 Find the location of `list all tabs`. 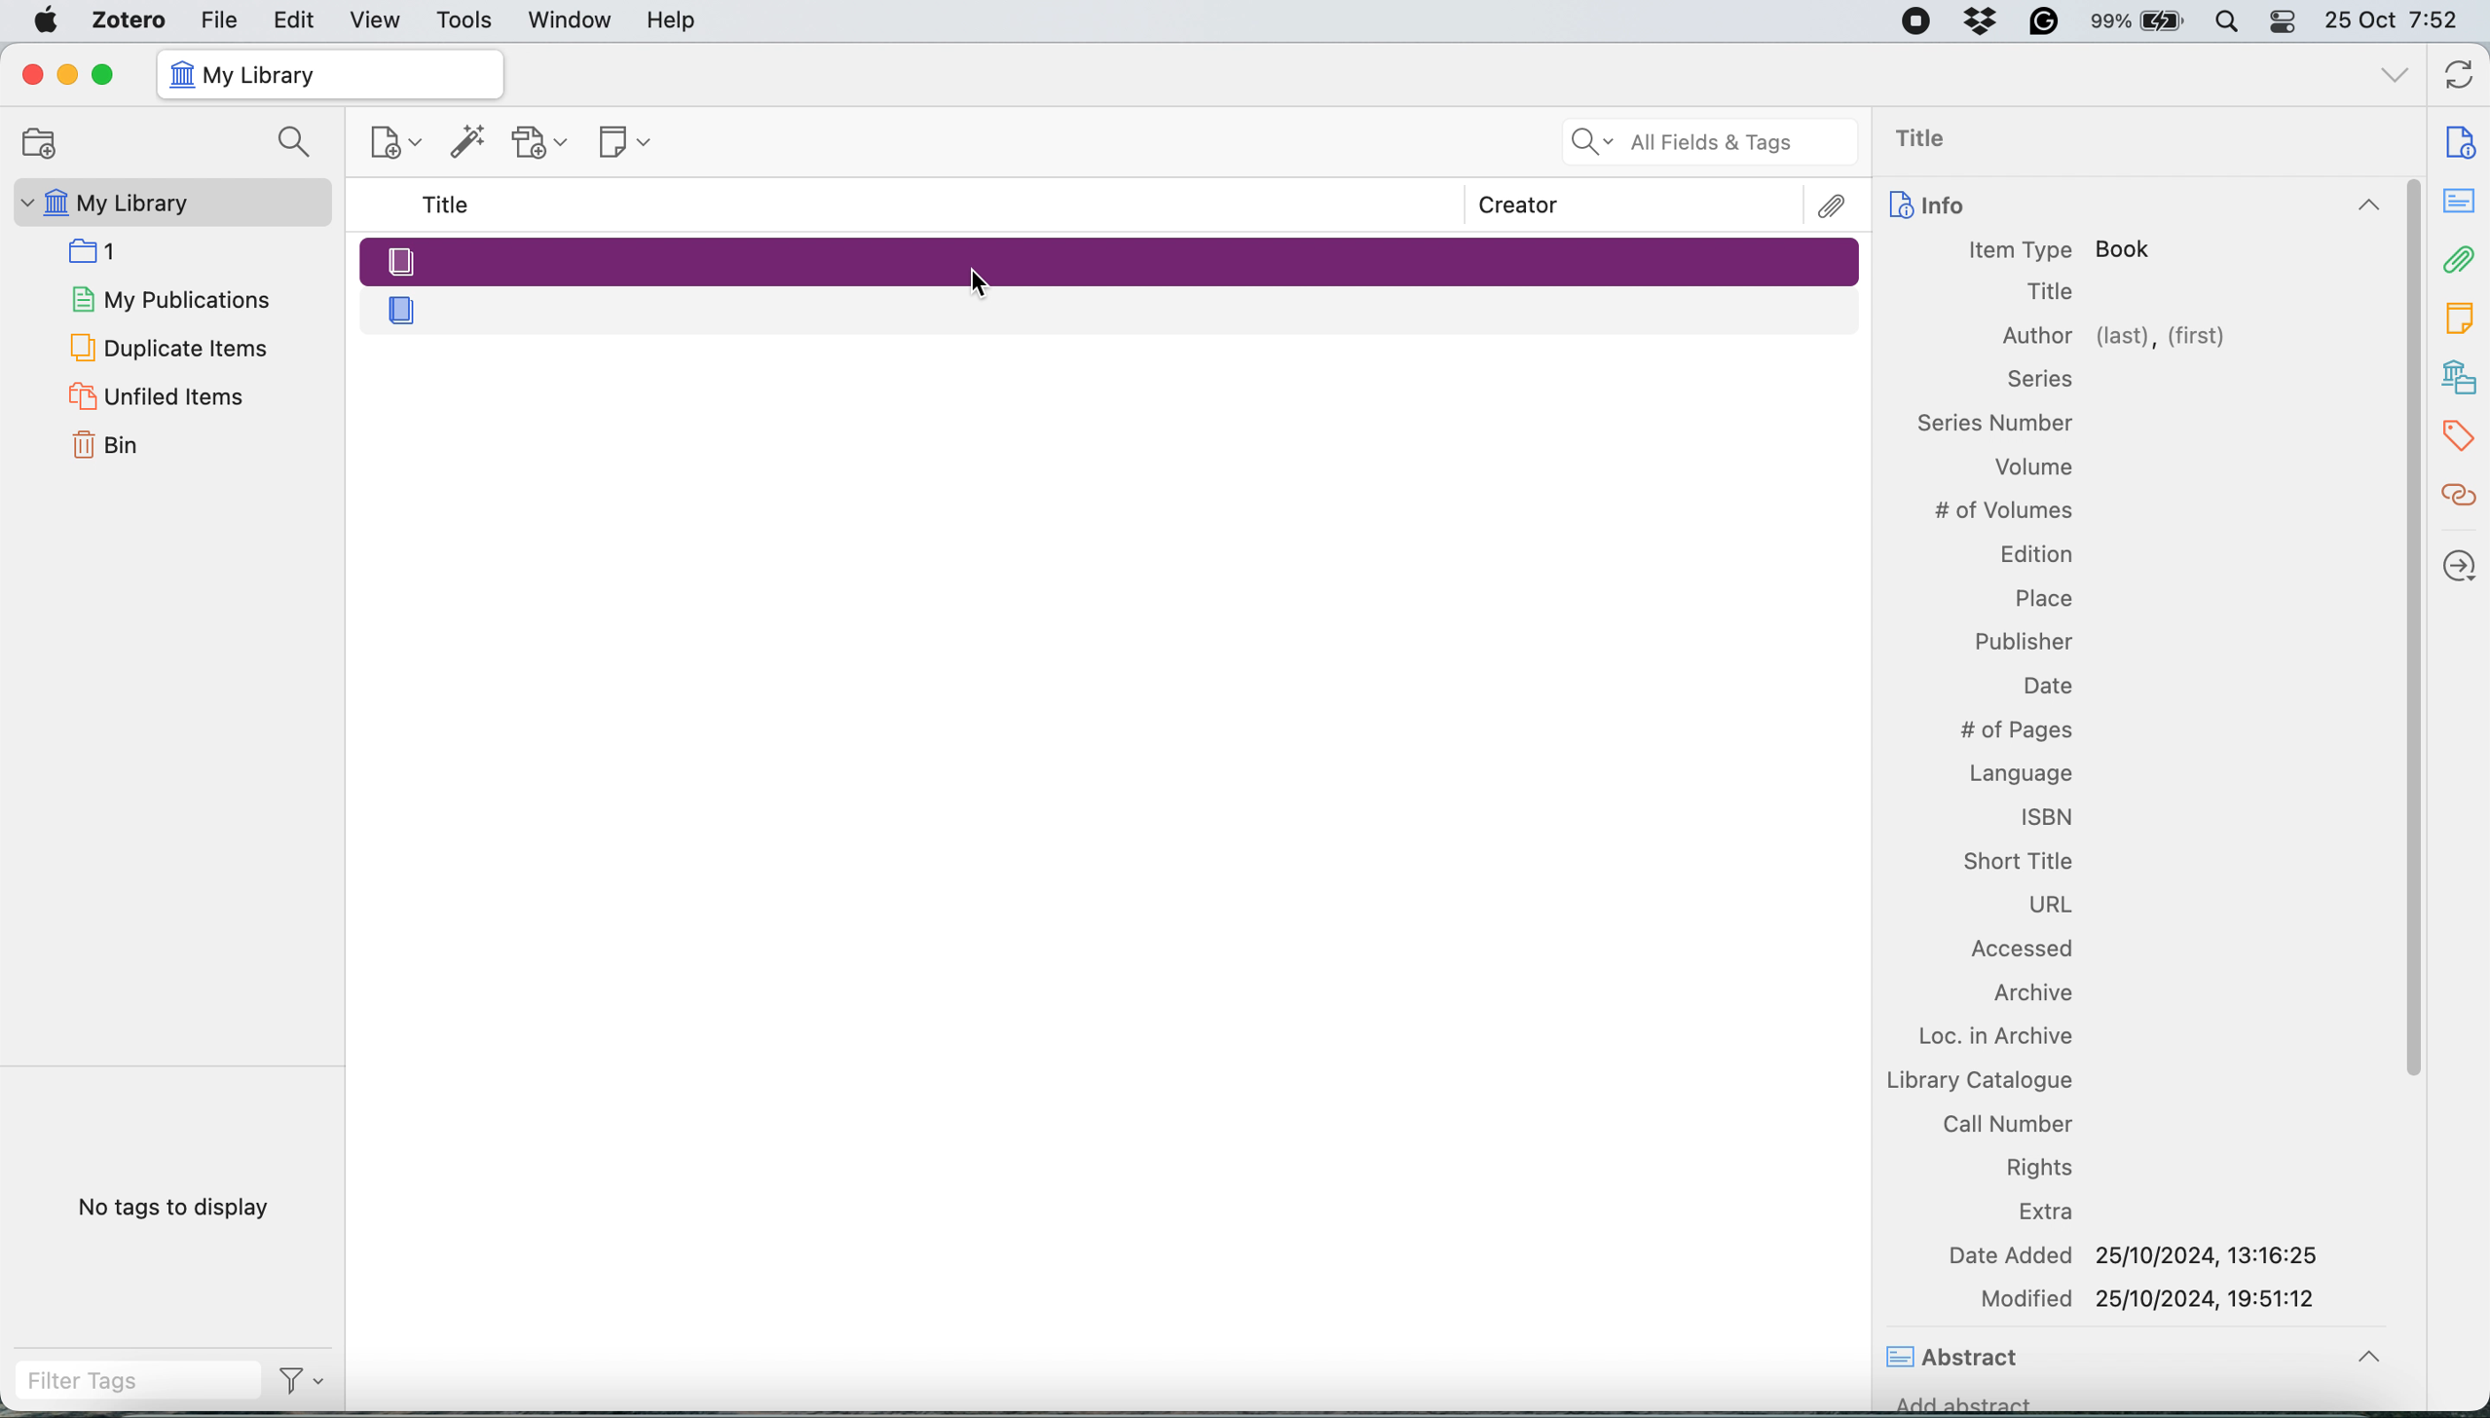

list all tabs is located at coordinates (2396, 78).